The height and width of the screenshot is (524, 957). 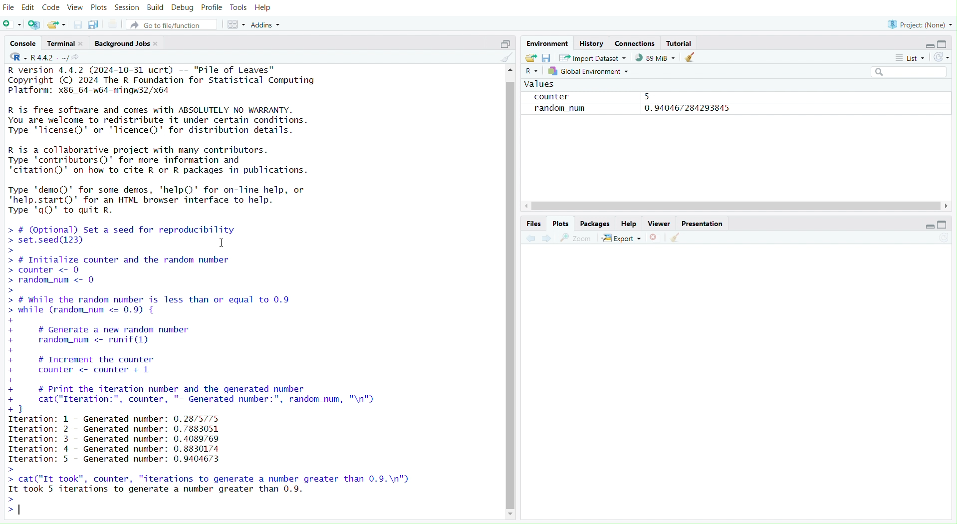 I want to click on values
counter 5
random_num 0.940467284293845, so click(x=631, y=102).